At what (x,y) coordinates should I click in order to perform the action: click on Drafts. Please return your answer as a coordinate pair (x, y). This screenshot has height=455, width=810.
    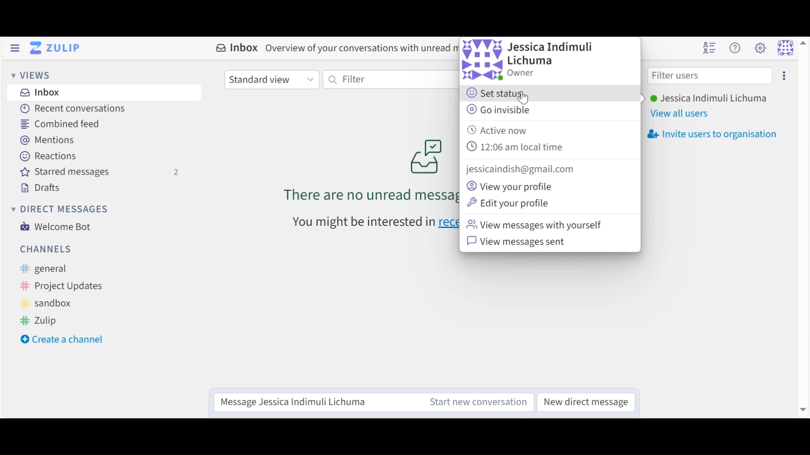
    Looking at the image, I should click on (41, 188).